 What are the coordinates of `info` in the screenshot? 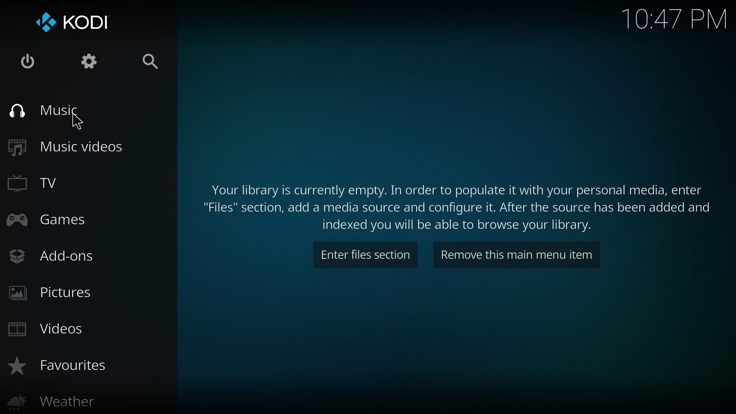 It's located at (458, 201).